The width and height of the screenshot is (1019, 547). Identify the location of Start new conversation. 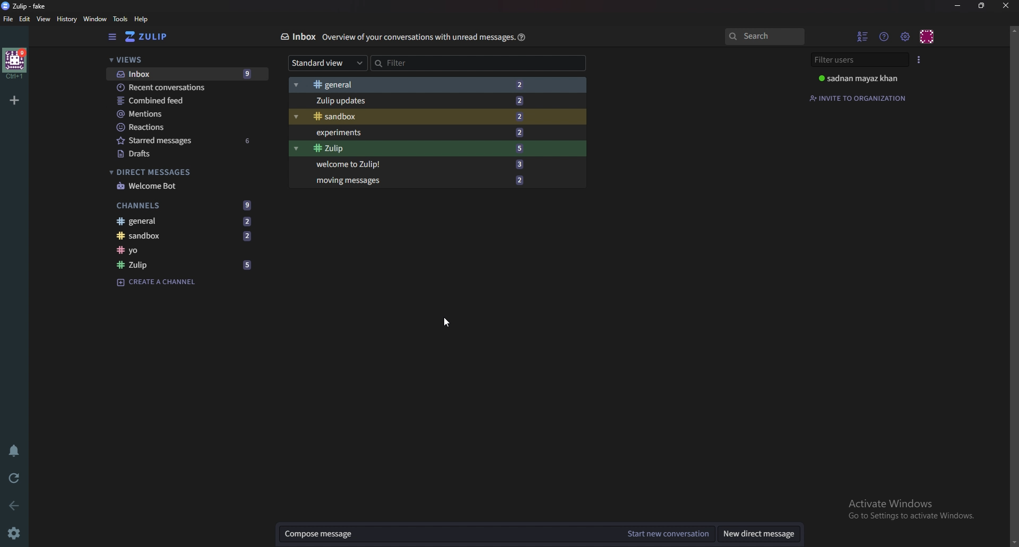
(670, 535).